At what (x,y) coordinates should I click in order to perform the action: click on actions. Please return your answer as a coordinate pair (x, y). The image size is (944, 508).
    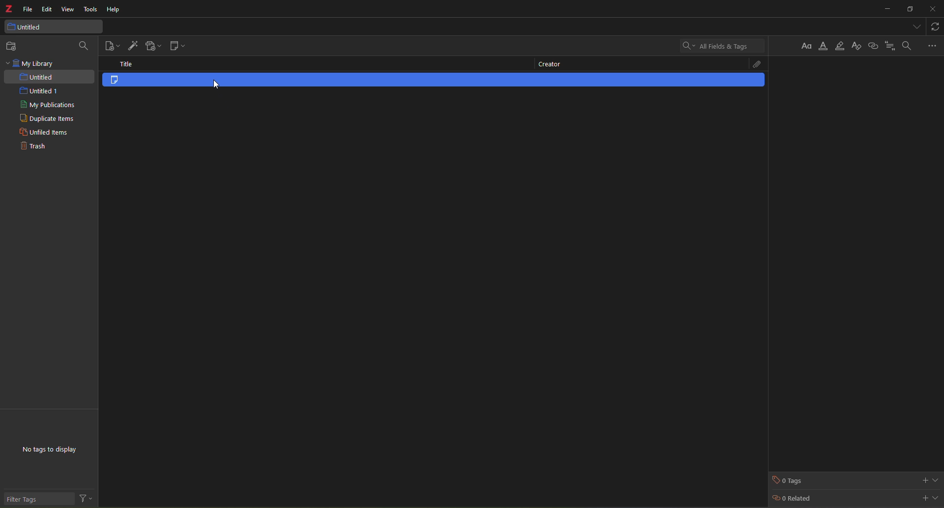
    Looking at the image, I should click on (86, 499).